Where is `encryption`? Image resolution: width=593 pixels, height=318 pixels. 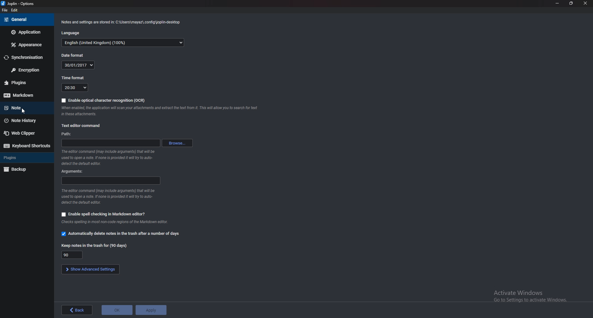 encryption is located at coordinates (27, 70).